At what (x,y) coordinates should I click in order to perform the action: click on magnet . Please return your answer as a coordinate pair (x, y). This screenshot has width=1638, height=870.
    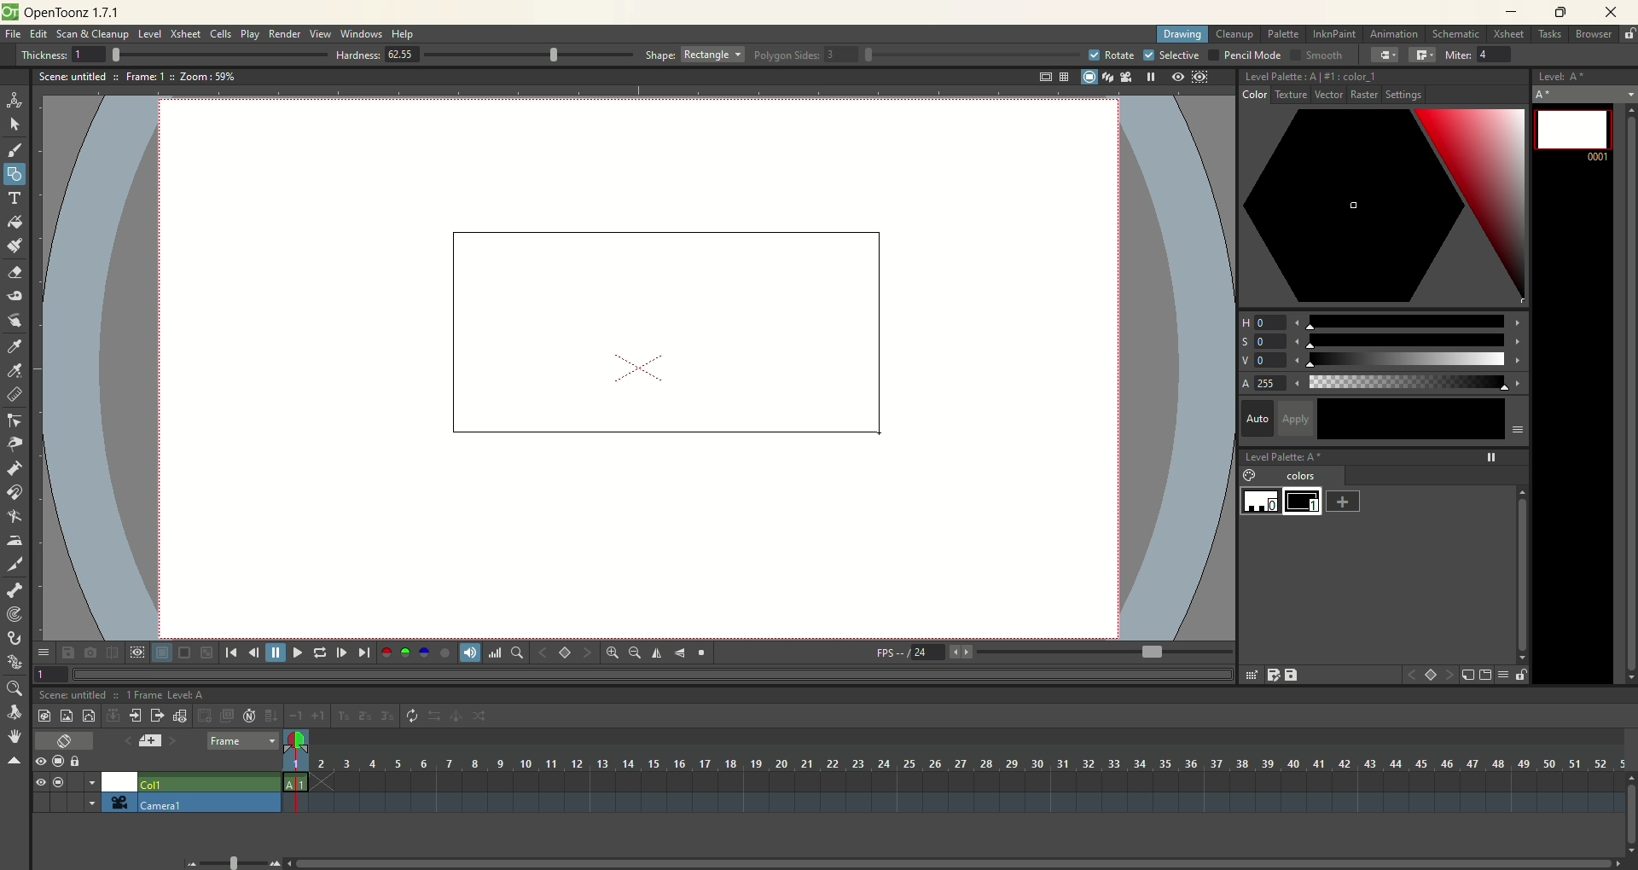
    Looking at the image, I should click on (15, 491).